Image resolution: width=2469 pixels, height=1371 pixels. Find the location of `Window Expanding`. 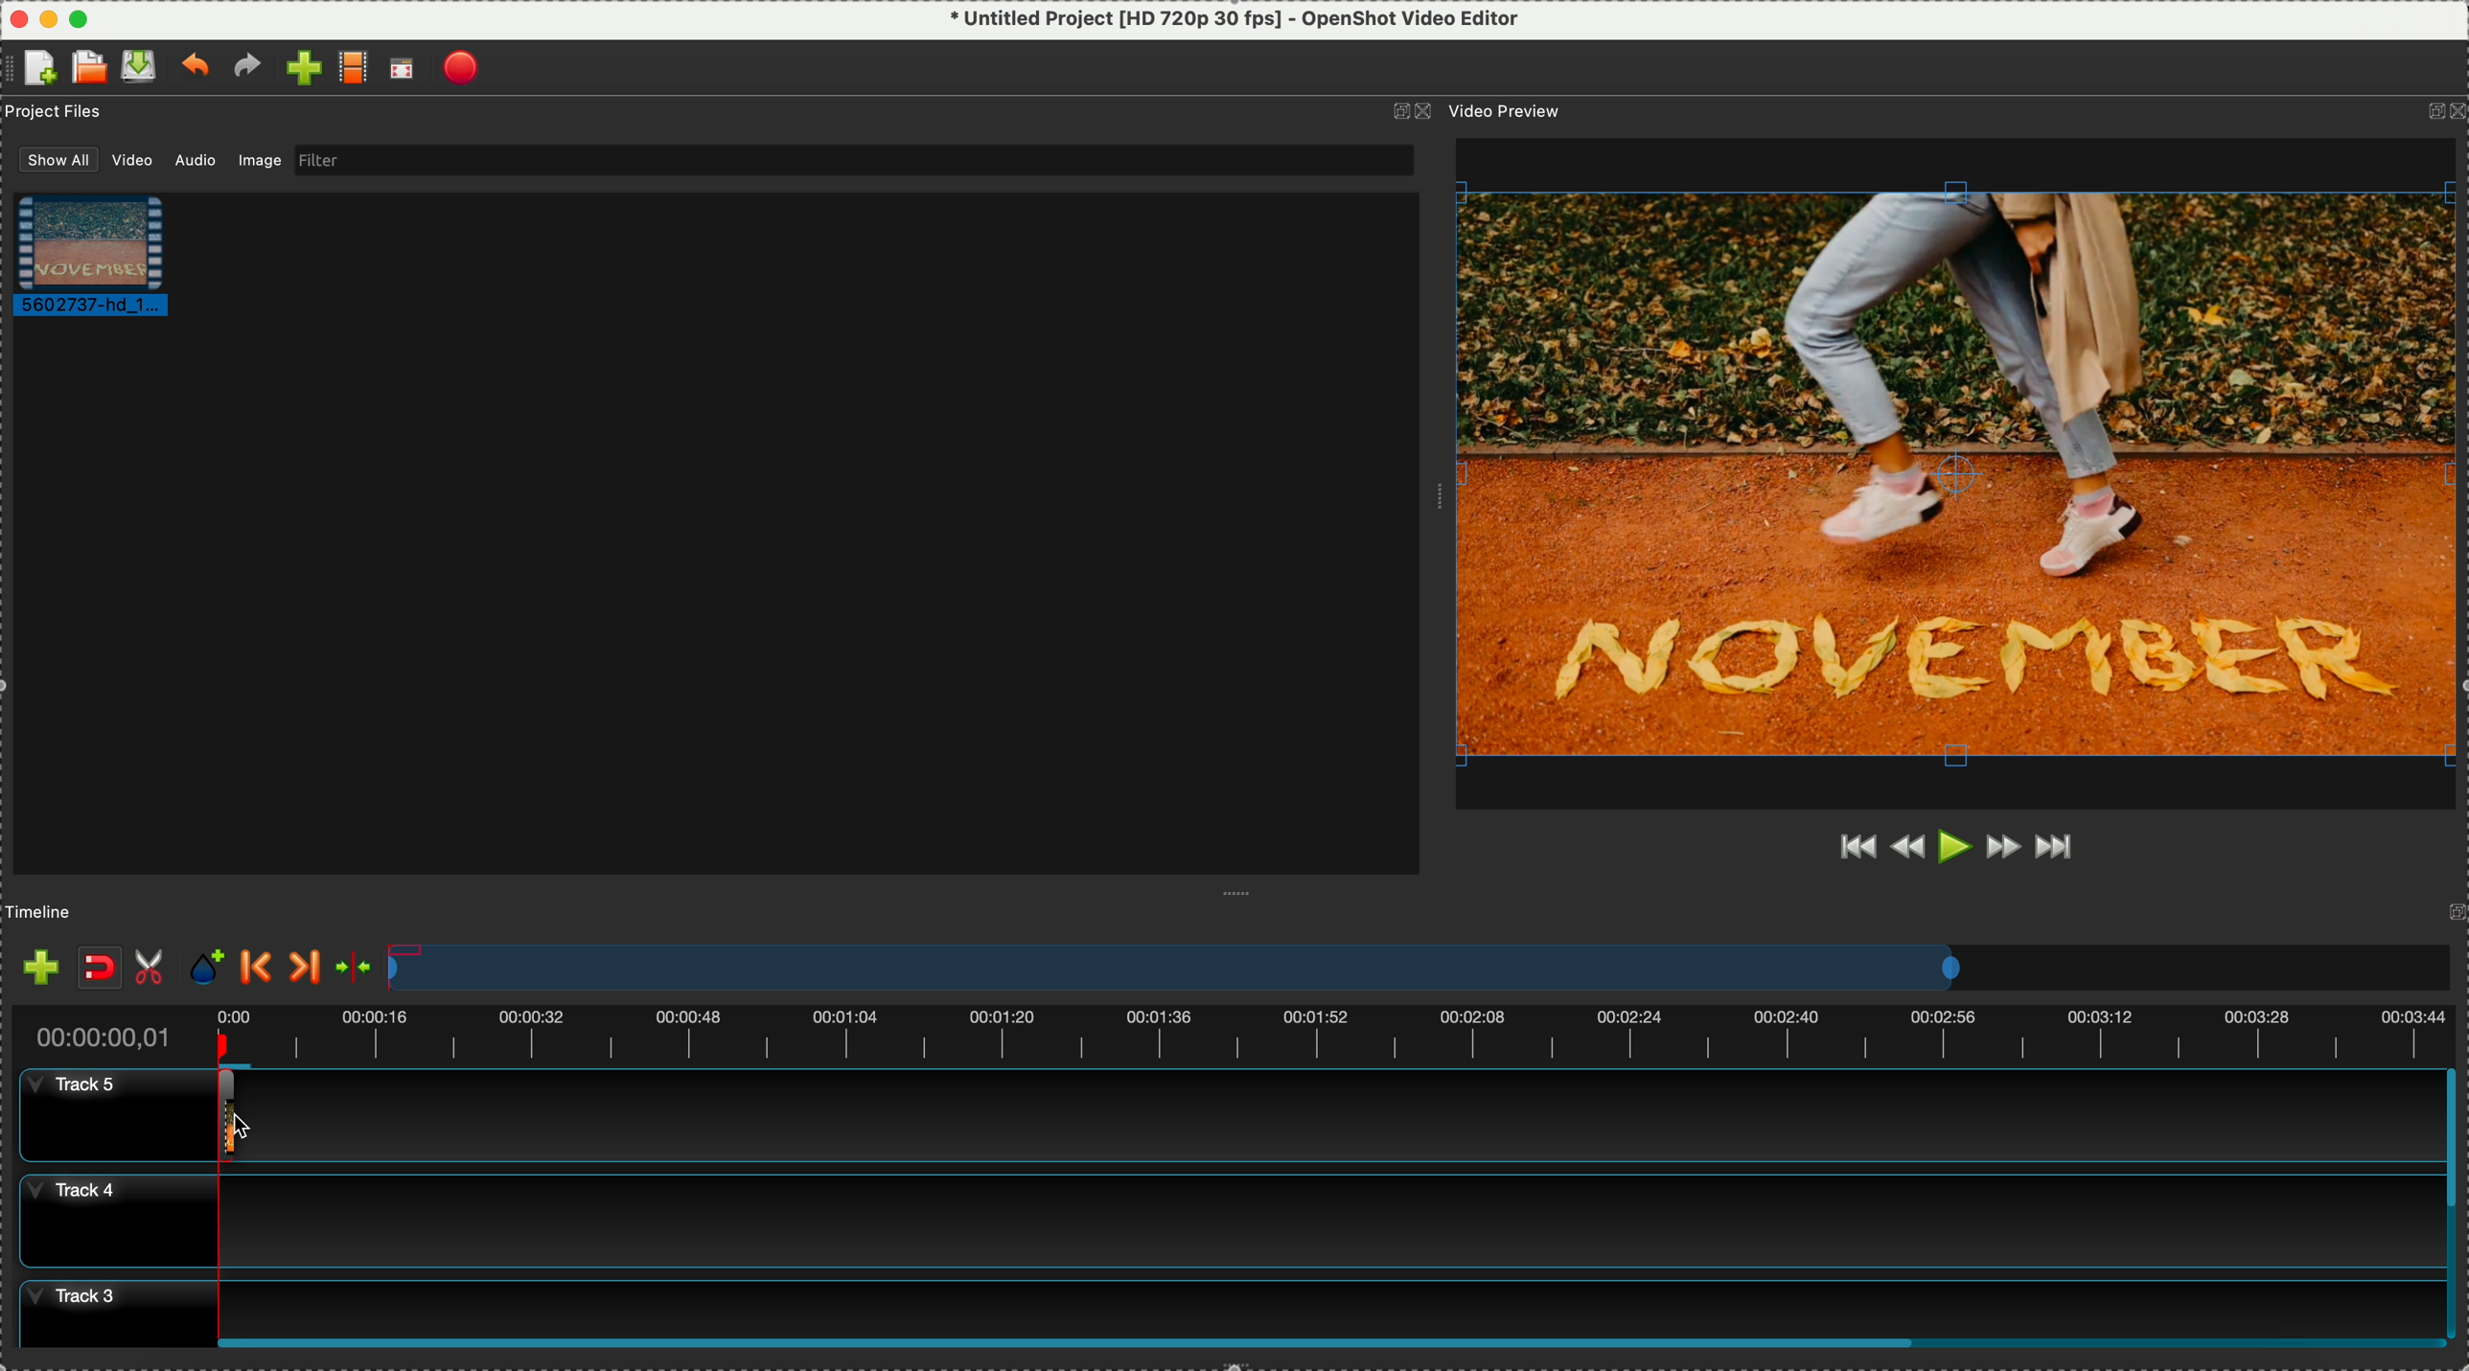

Window Expanding is located at coordinates (1234, 894).